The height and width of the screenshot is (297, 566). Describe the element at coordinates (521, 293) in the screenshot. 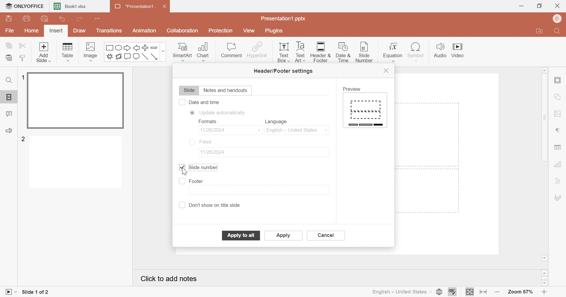

I see `Zoom 57%` at that location.